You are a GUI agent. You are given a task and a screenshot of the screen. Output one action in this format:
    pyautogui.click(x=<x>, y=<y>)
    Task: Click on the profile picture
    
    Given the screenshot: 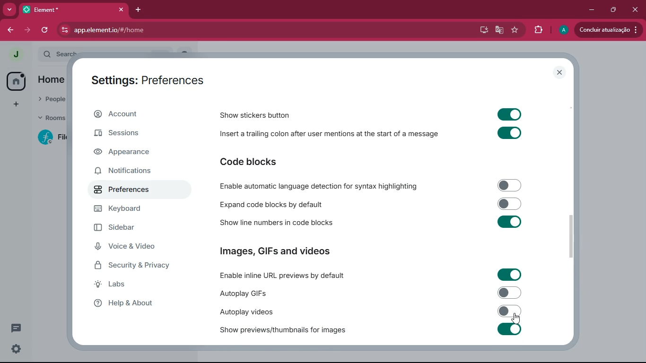 What is the action you would take?
    pyautogui.click(x=563, y=30)
    